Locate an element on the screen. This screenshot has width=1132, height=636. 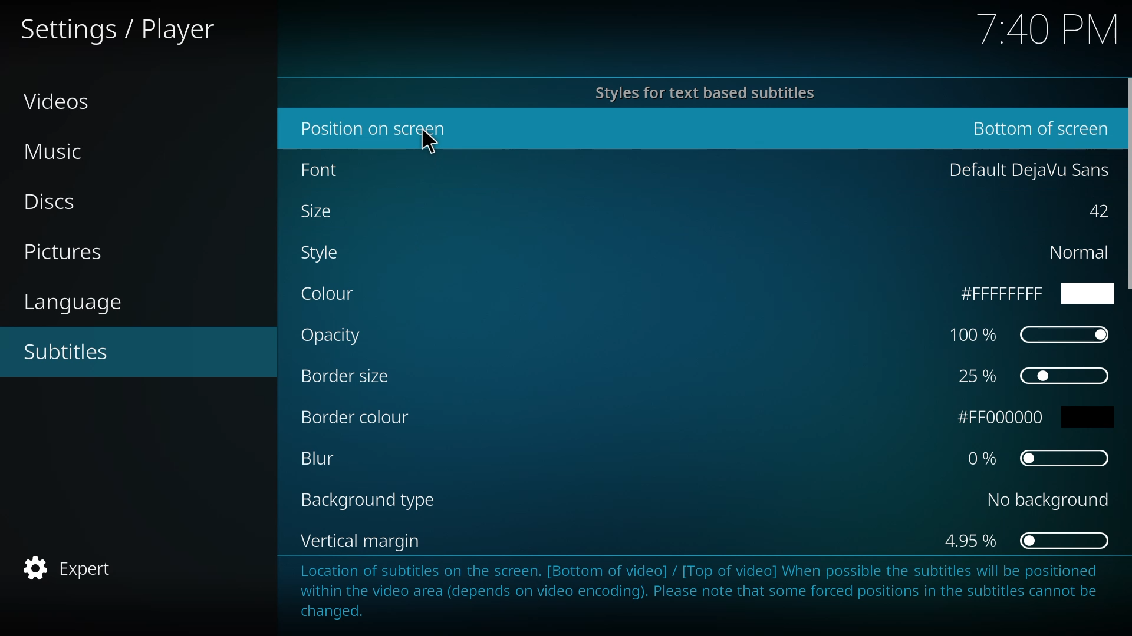
time is located at coordinates (1047, 31).